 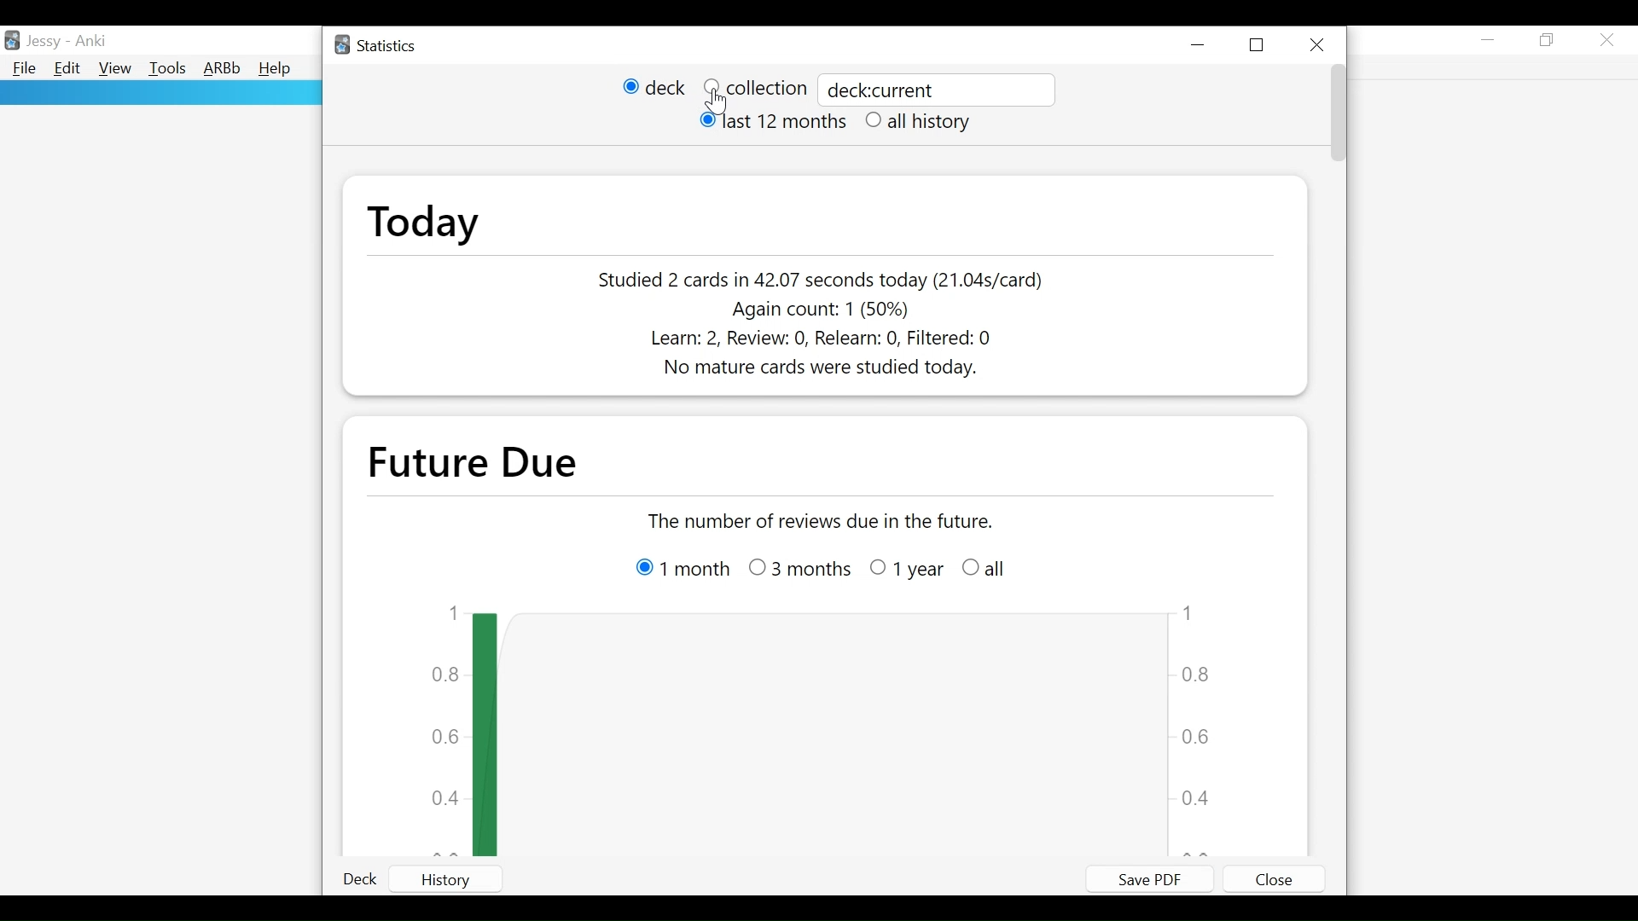 What do you see at coordinates (14, 39) in the screenshot?
I see `Anki Desktop Icon` at bounding box center [14, 39].